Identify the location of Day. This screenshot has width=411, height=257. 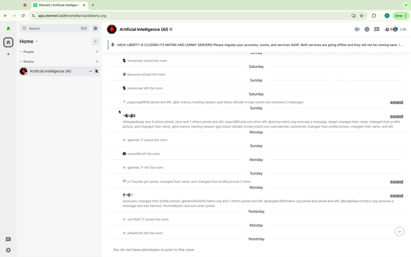
(256, 160).